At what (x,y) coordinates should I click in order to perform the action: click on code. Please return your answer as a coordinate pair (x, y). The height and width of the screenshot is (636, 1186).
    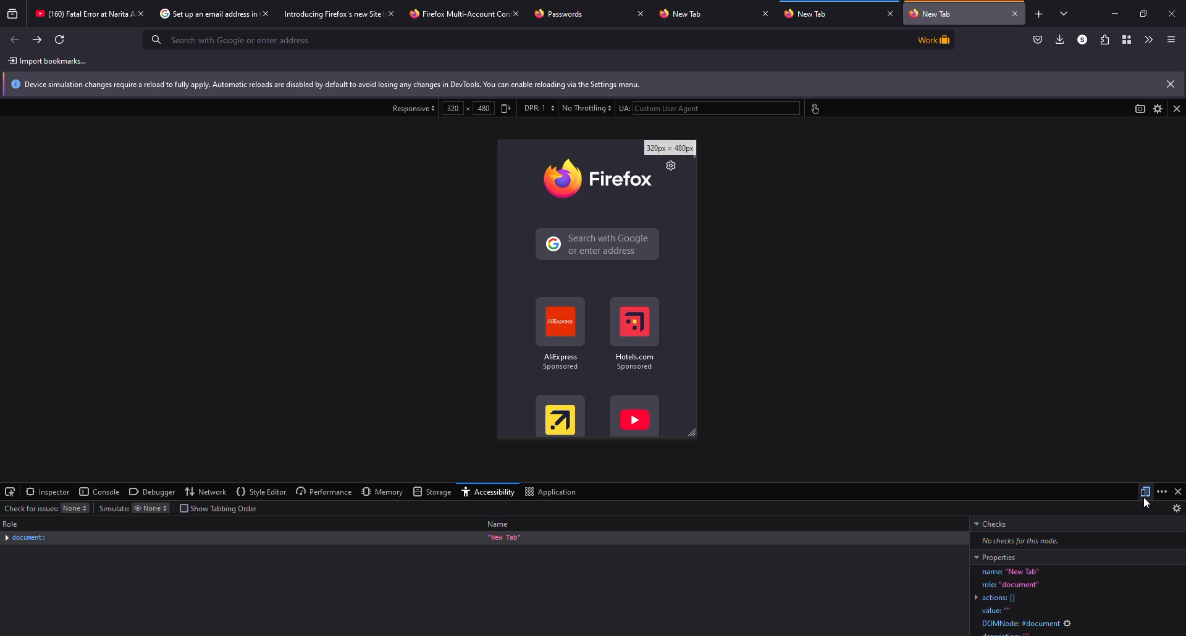
    Looking at the image, I should click on (1076, 601).